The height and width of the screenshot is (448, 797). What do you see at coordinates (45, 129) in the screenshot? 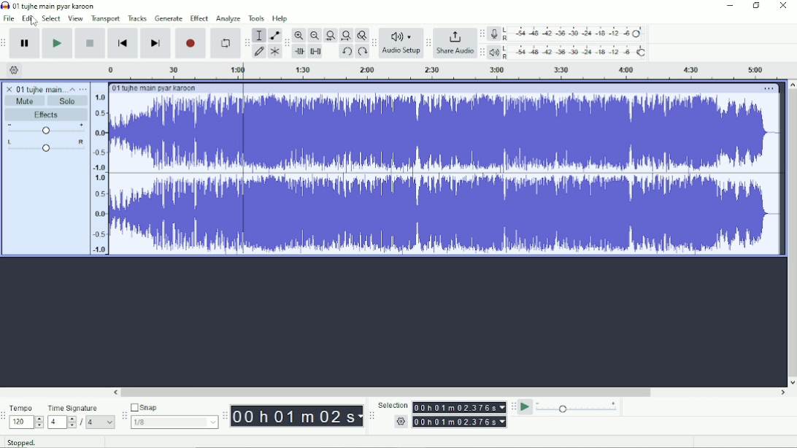
I see `Volume` at bounding box center [45, 129].